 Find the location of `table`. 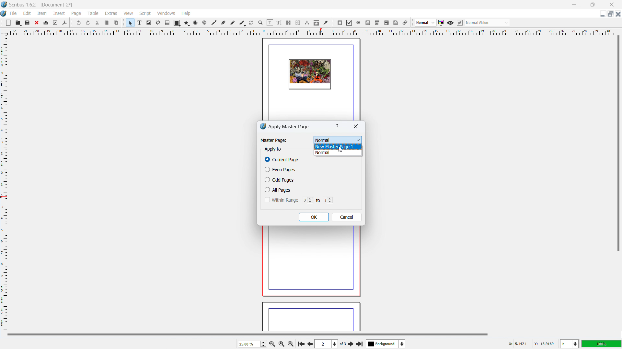

table is located at coordinates (93, 13).